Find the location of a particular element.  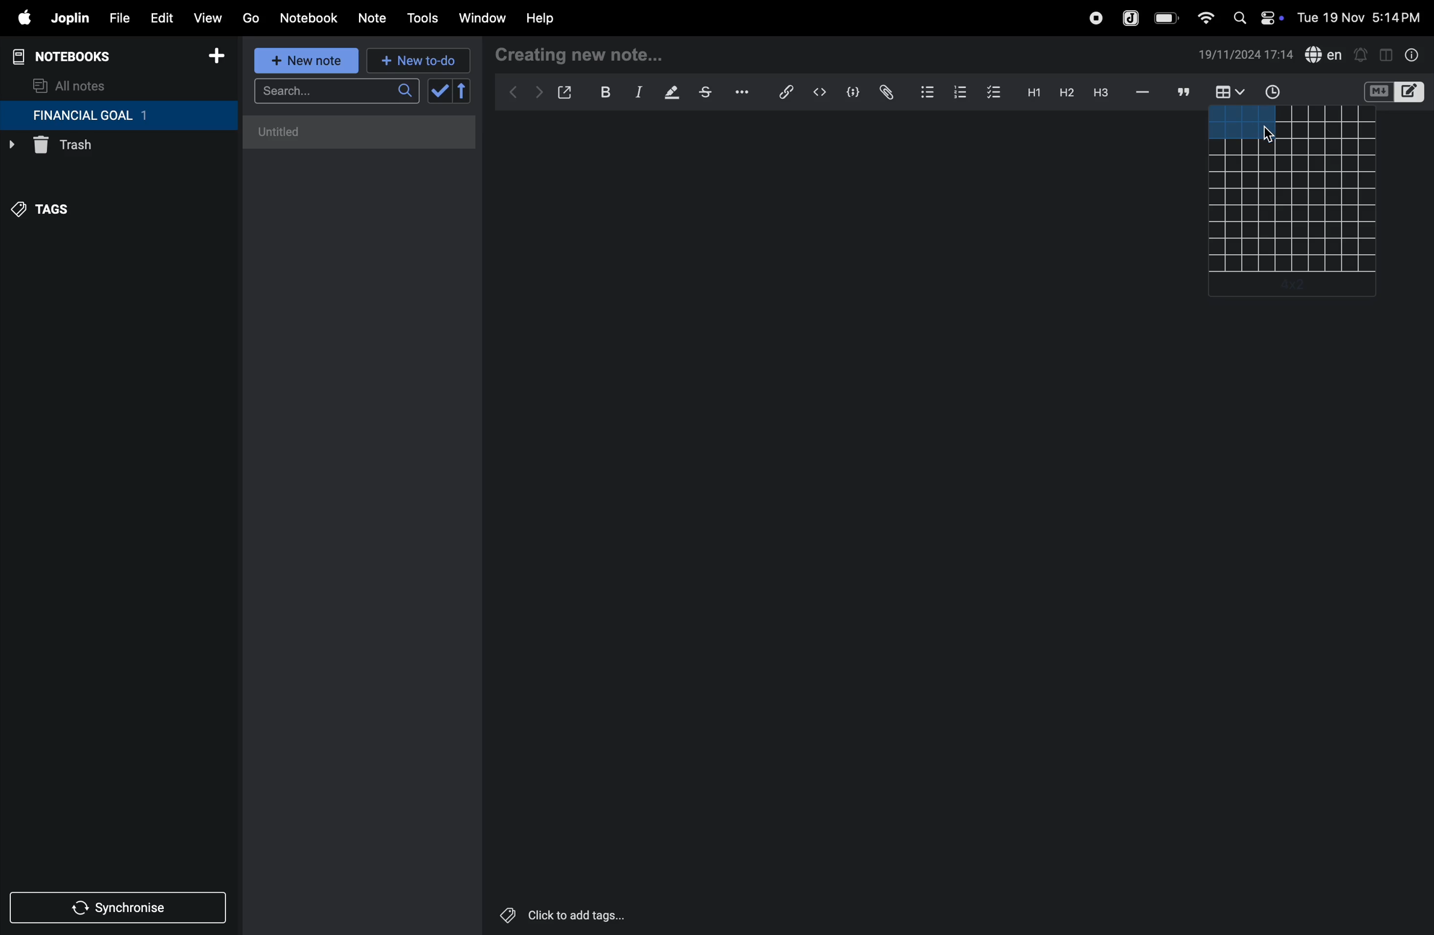

switch editor is located at coordinates (1392, 92).